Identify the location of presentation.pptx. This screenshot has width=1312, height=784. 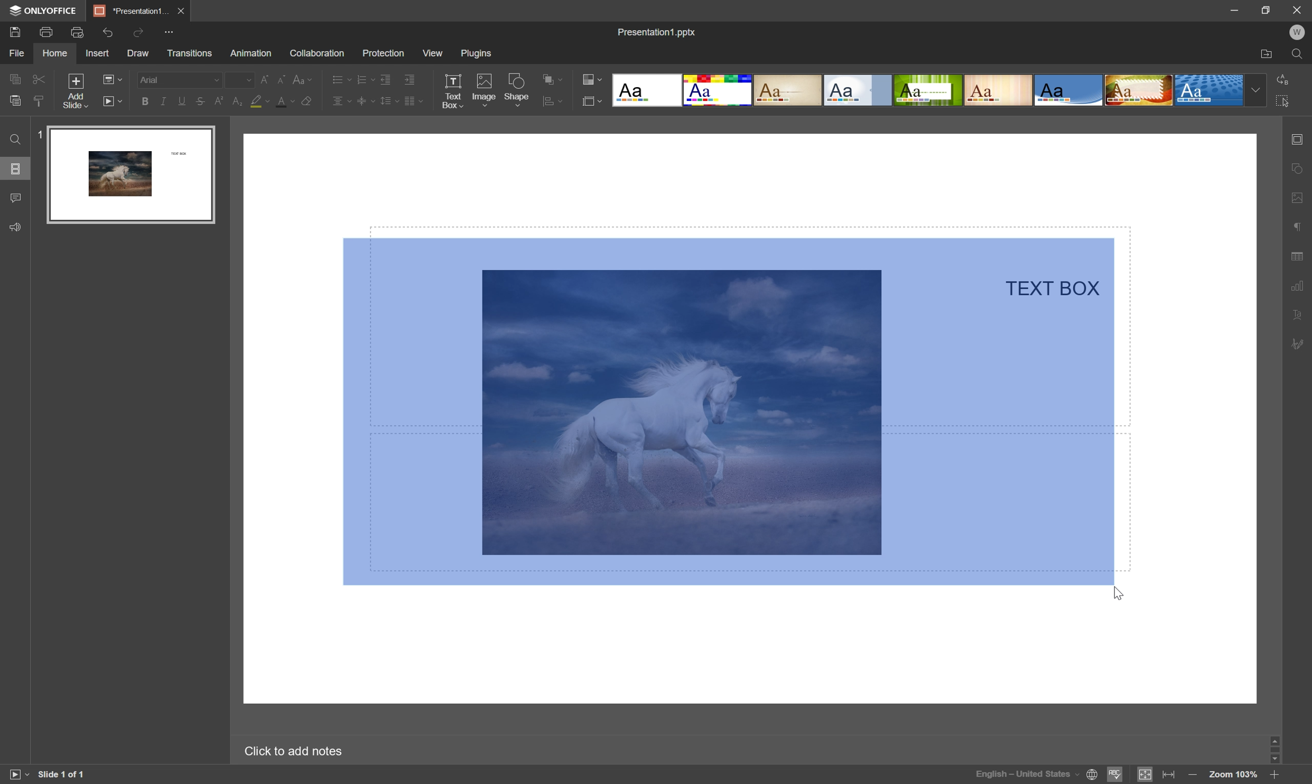
(656, 32).